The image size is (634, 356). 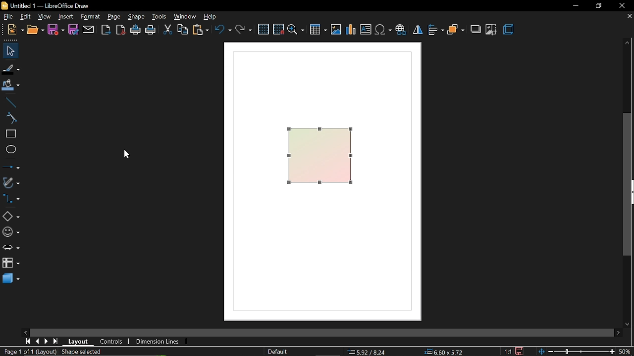 What do you see at coordinates (277, 351) in the screenshot?
I see `page style` at bounding box center [277, 351].